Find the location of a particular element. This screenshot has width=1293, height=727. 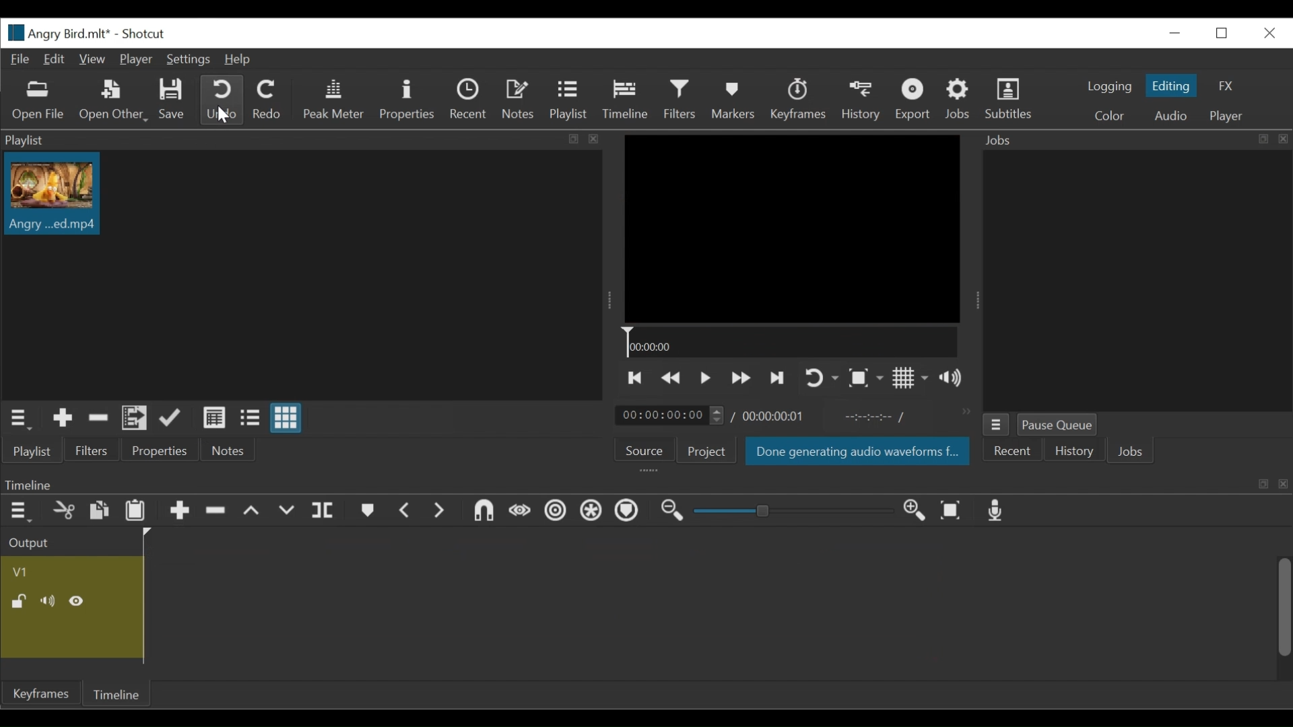

snap is located at coordinates (484, 510).